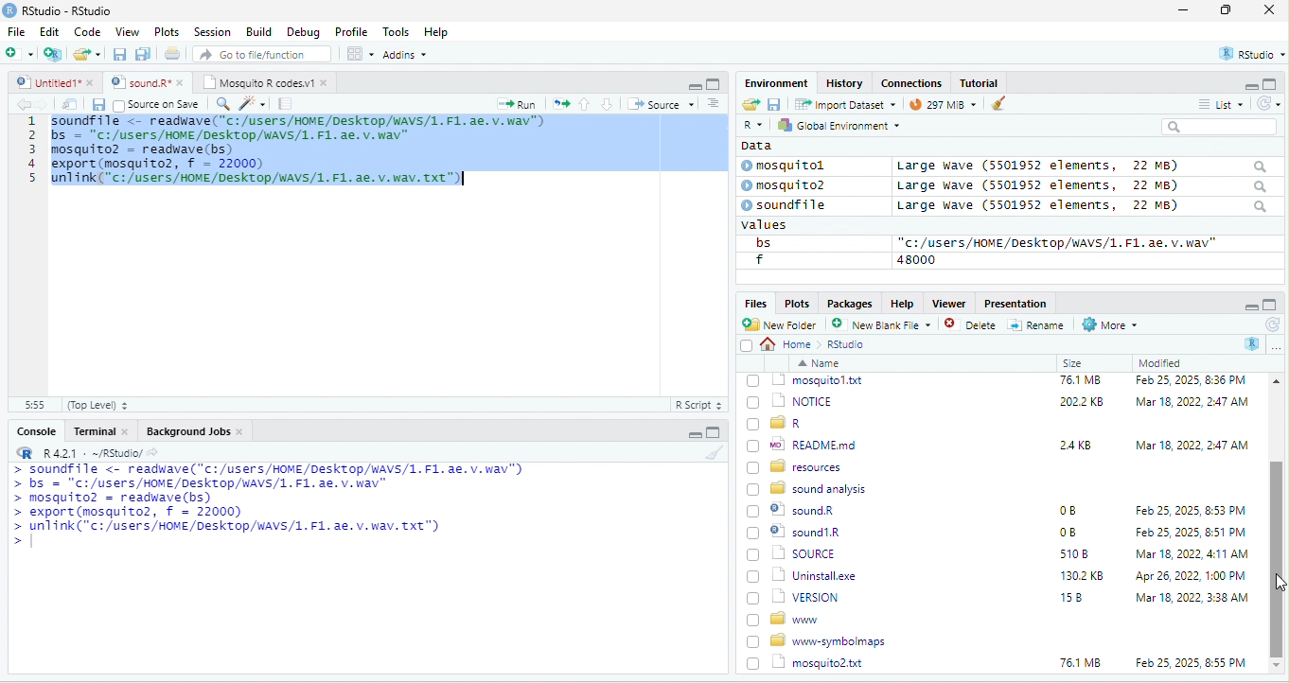 The height and width of the screenshot is (683, 1289). What do you see at coordinates (752, 303) in the screenshot?
I see `Files` at bounding box center [752, 303].